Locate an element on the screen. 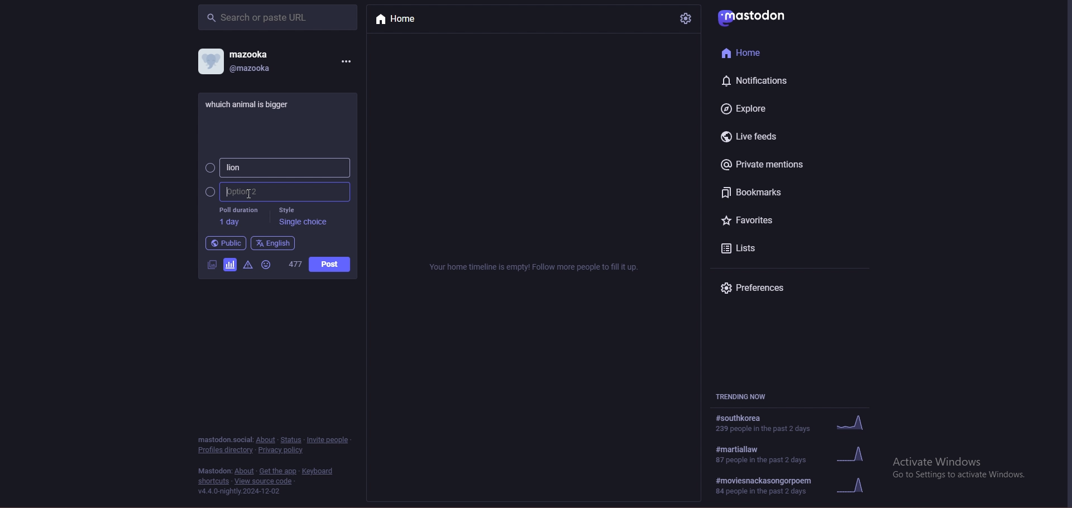 The height and width of the screenshot is (508, 1072). private mentions is located at coordinates (771, 164).